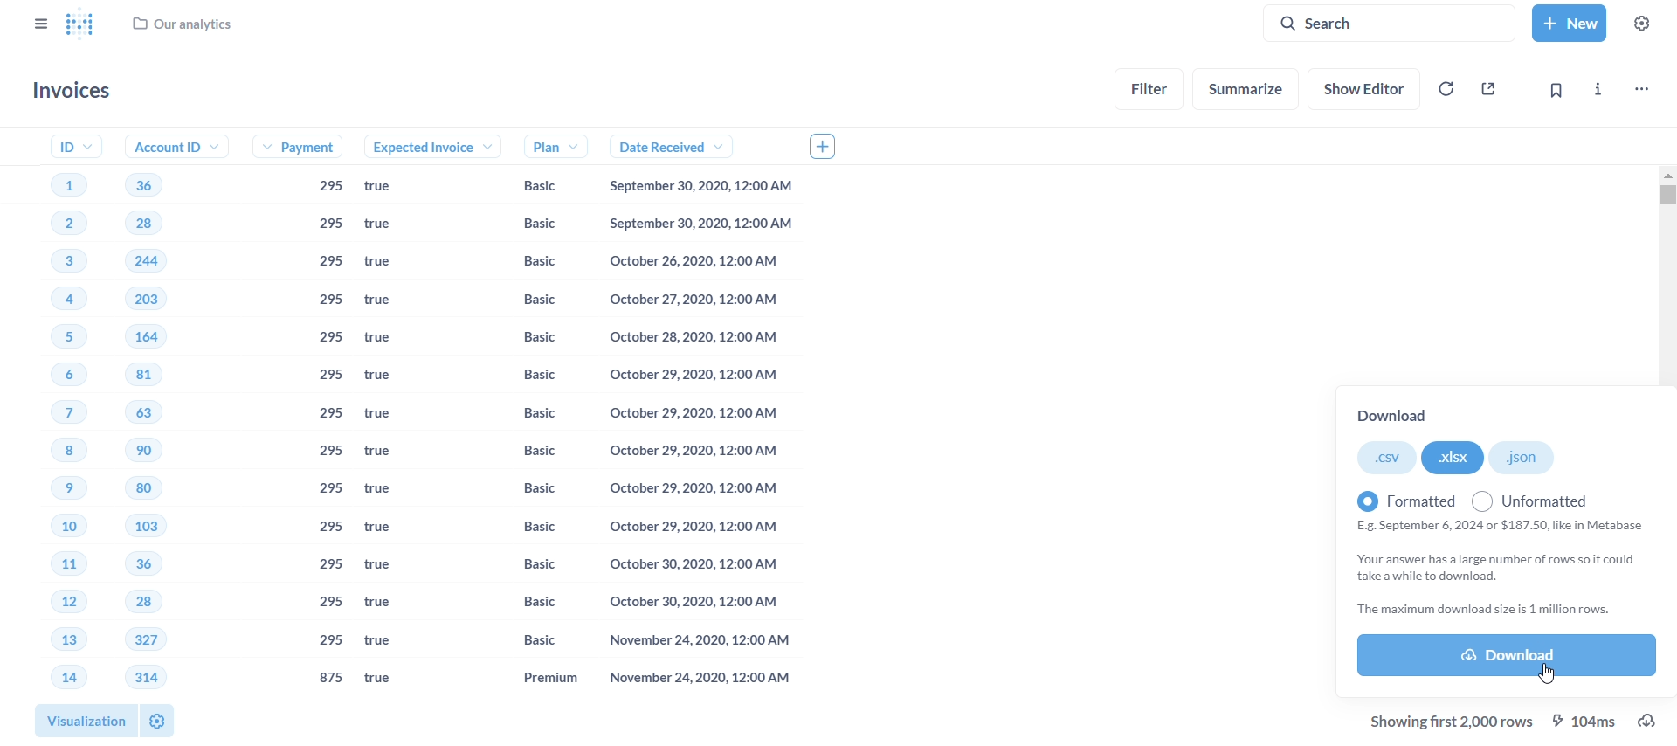 The width and height of the screenshot is (1677, 746). I want to click on 9, so click(52, 489).